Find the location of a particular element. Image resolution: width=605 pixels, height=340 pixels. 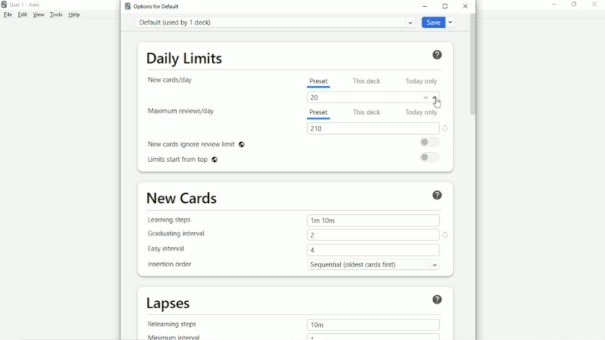

Close is located at coordinates (464, 6).